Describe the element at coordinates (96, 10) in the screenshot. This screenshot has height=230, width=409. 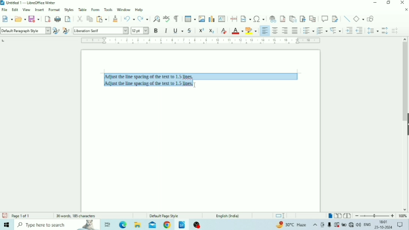
I see `Form` at that location.